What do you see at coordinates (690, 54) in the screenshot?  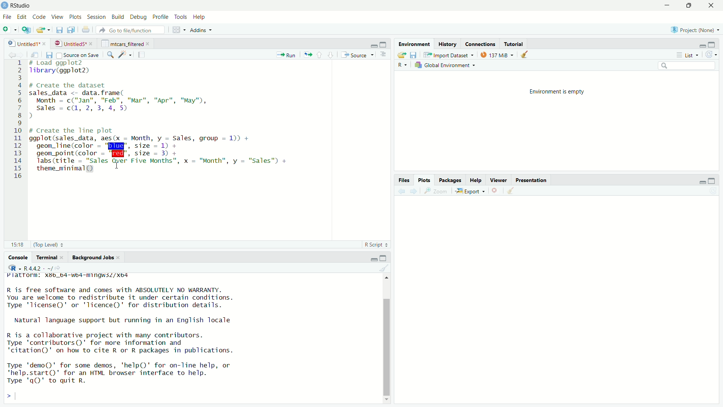 I see `list` at bounding box center [690, 54].